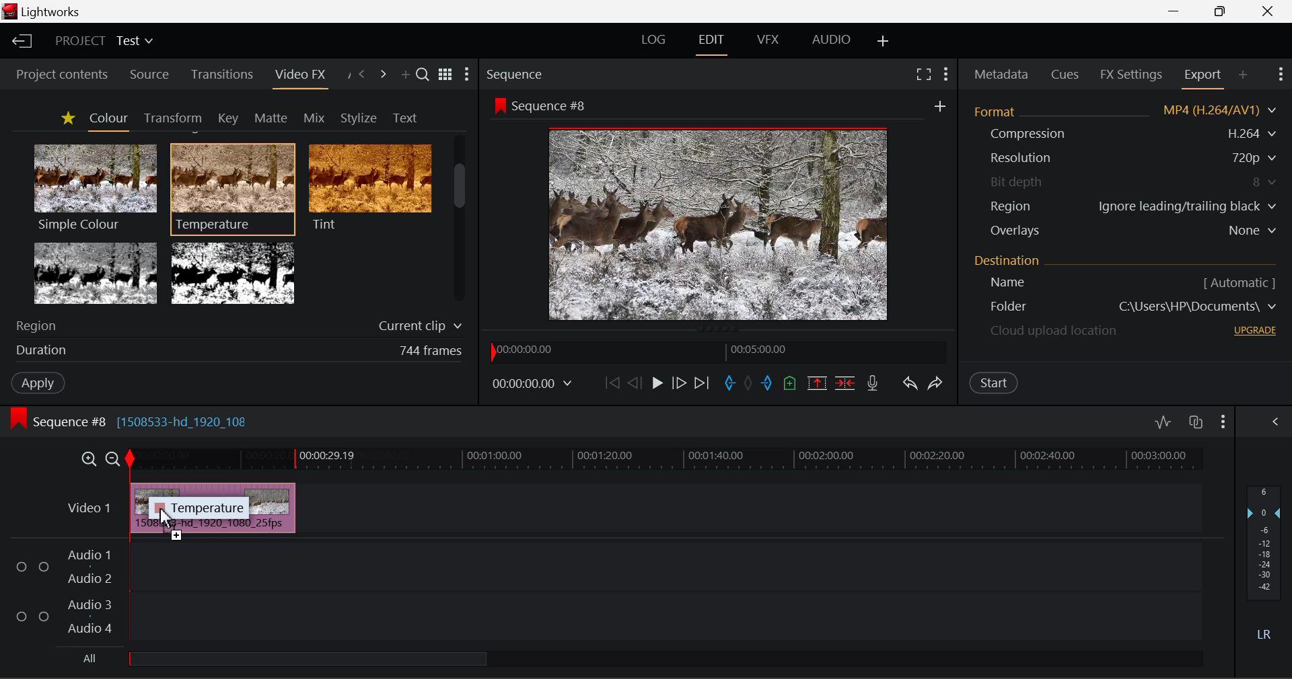 This screenshot has width=1292, height=679. What do you see at coordinates (517, 76) in the screenshot?
I see `Sequence Preview Section` at bounding box center [517, 76].